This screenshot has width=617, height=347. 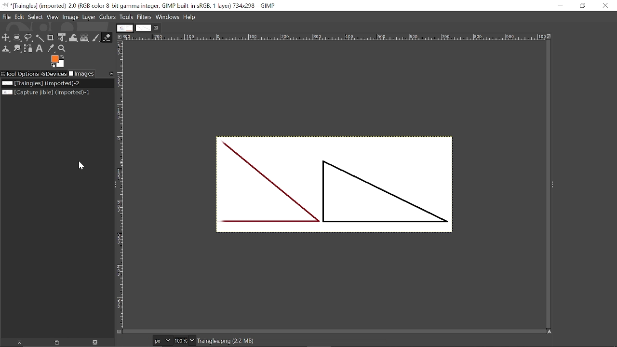 I want to click on Free select tool, so click(x=28, y=38).